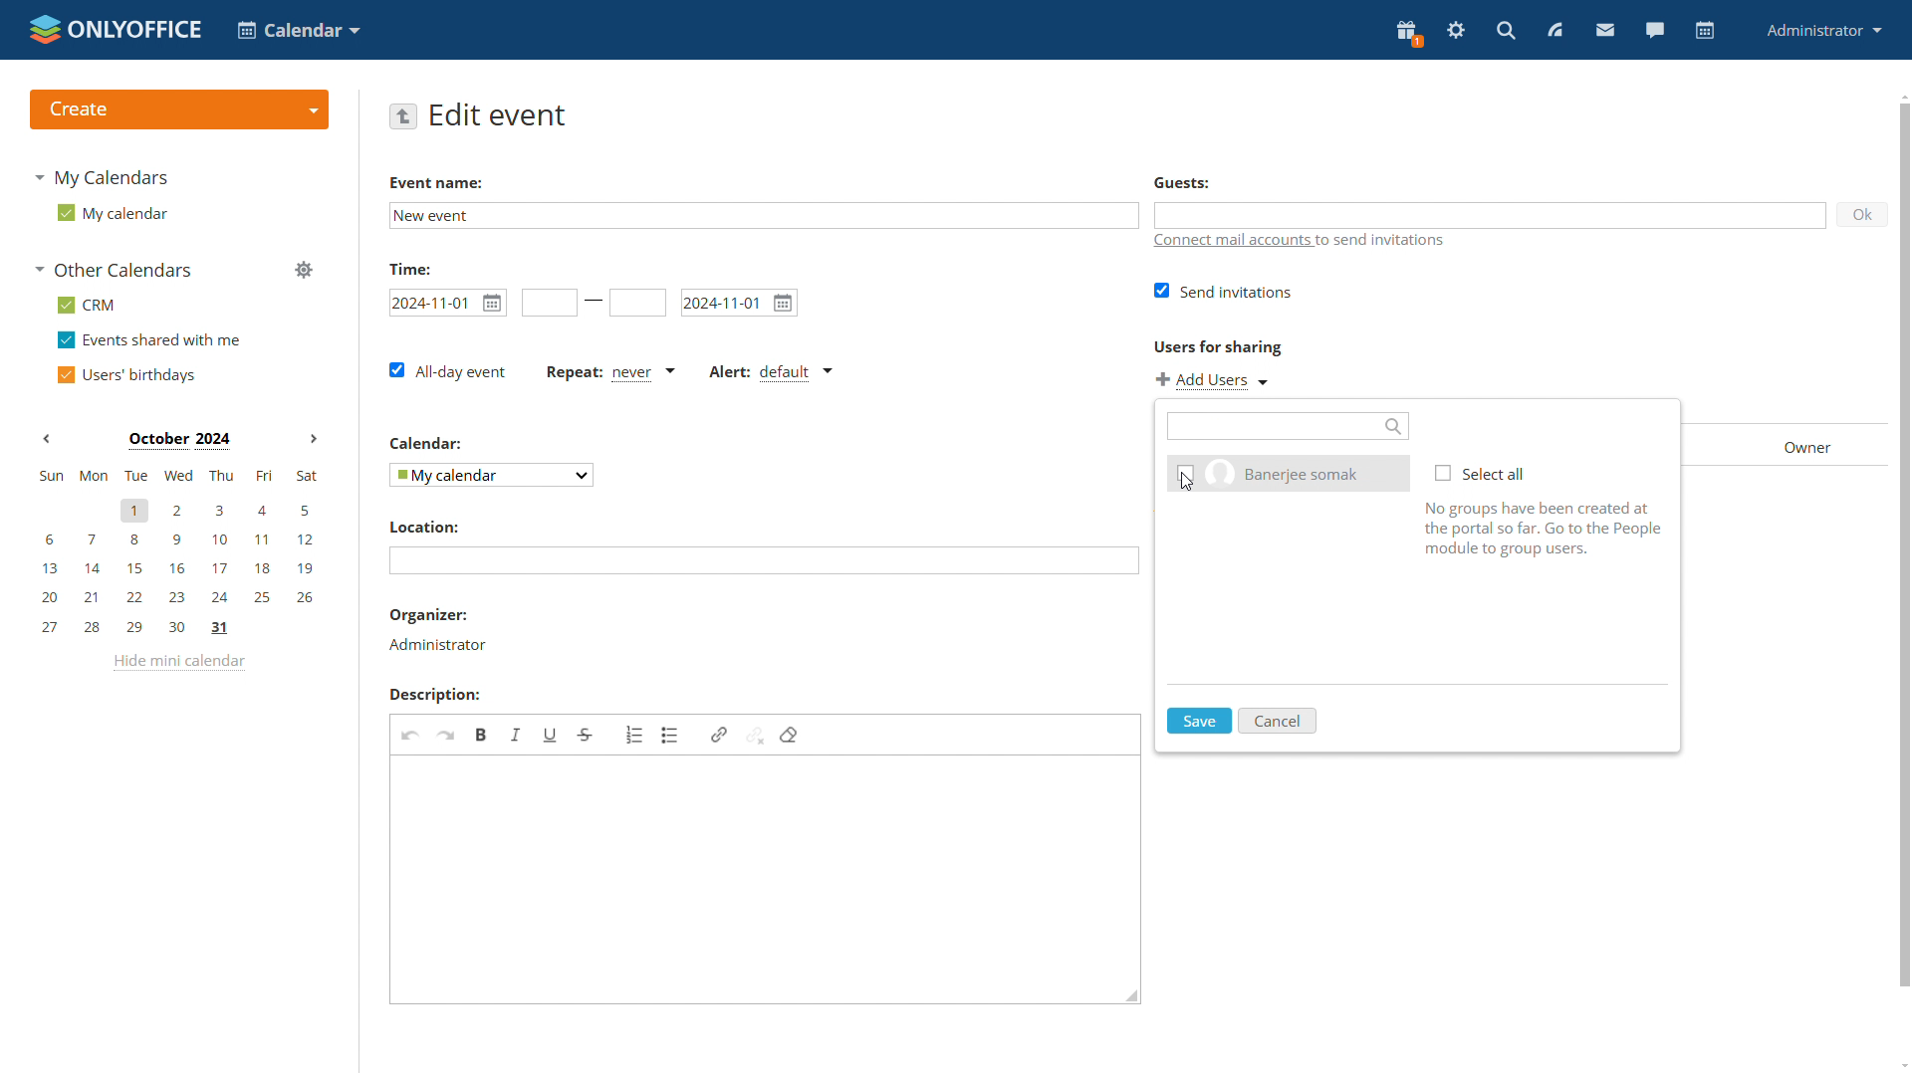 The width and height of the screenshot is (1912, 1075). What do you see at coordinates (409, 734) in the screenshot?
I see `undo` at bounding box center [409, 734].